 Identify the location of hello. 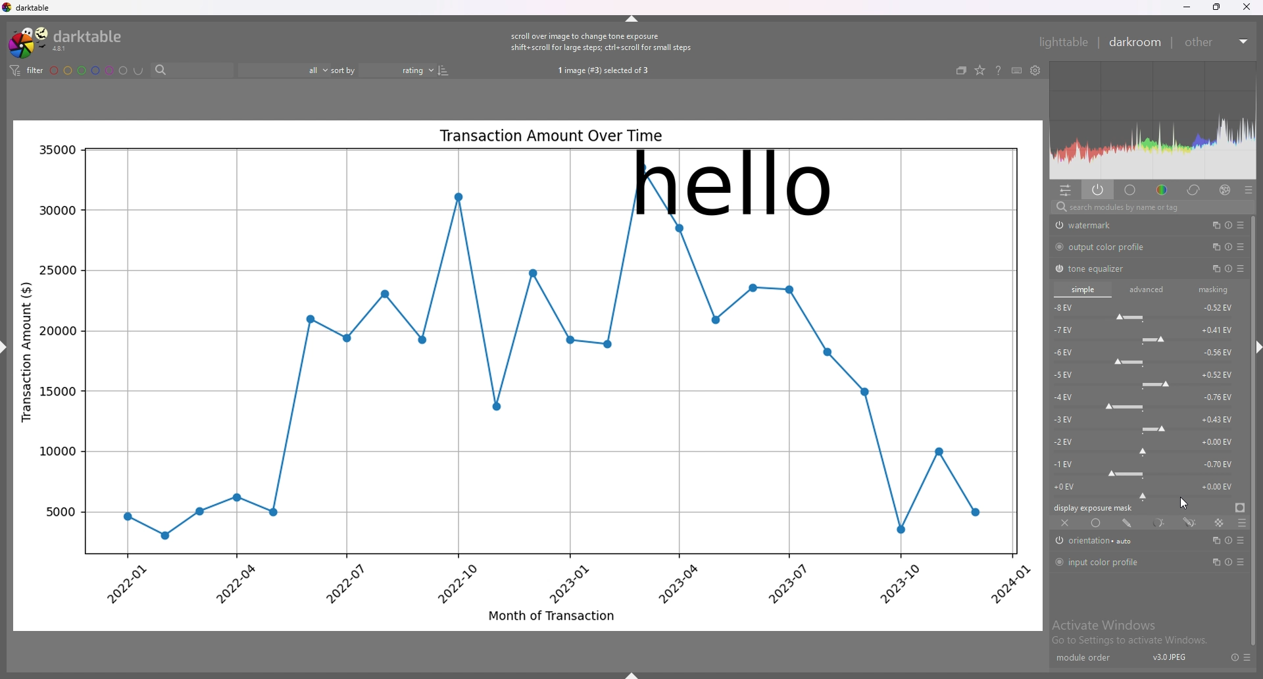
(733, 184).